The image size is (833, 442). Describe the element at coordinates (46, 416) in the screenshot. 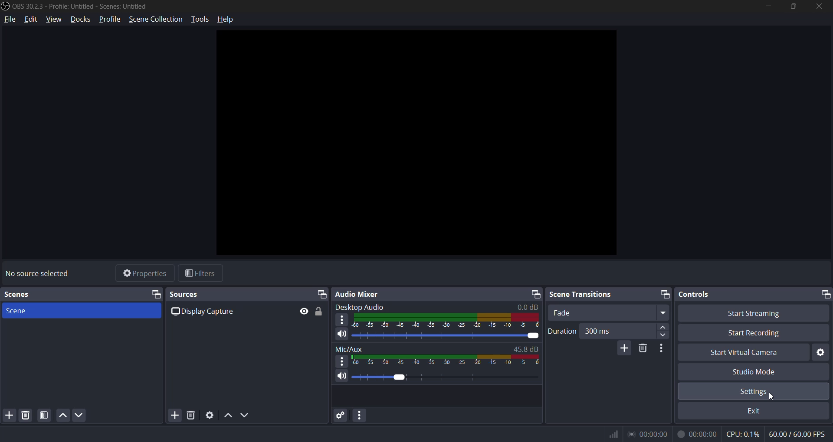

I see `open scene filters` at that location.